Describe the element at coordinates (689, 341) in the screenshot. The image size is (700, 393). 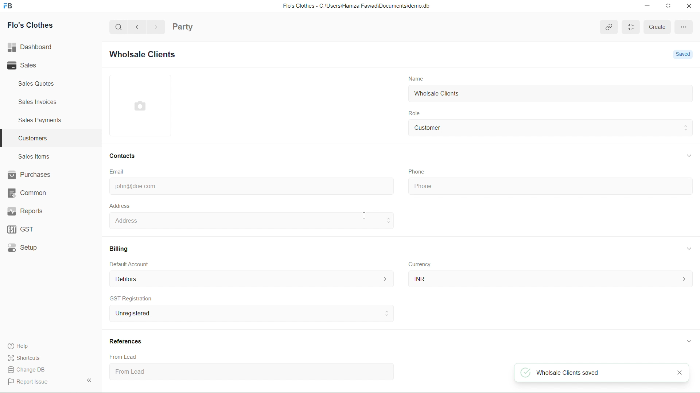
I see `expand` at that location.